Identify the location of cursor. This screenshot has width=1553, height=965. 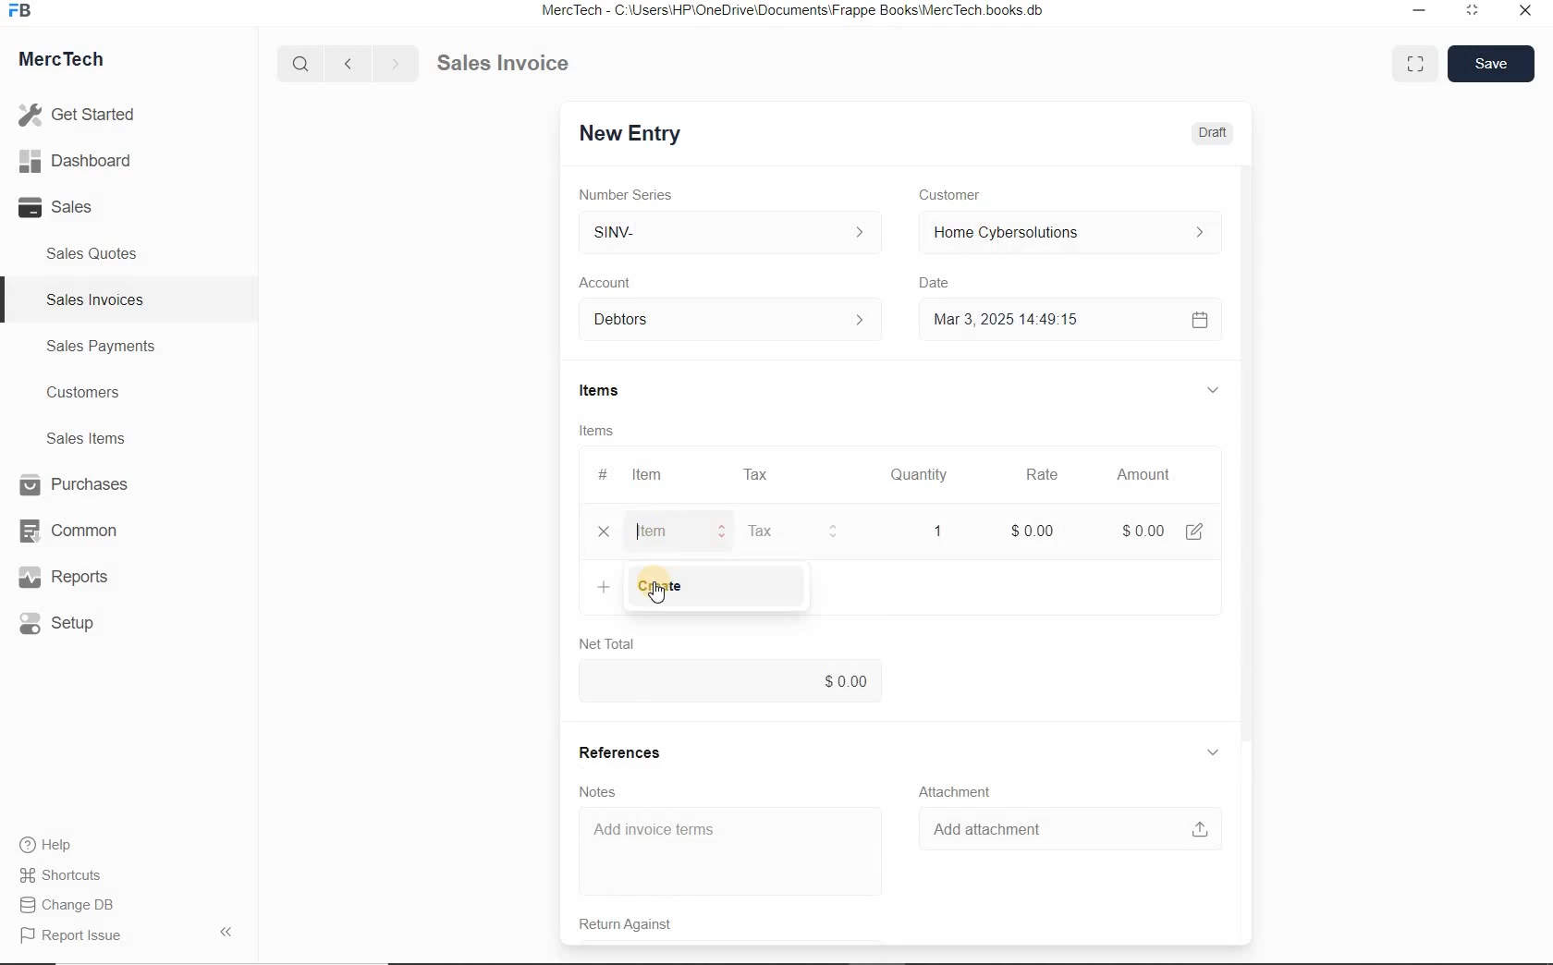
(654, 591).